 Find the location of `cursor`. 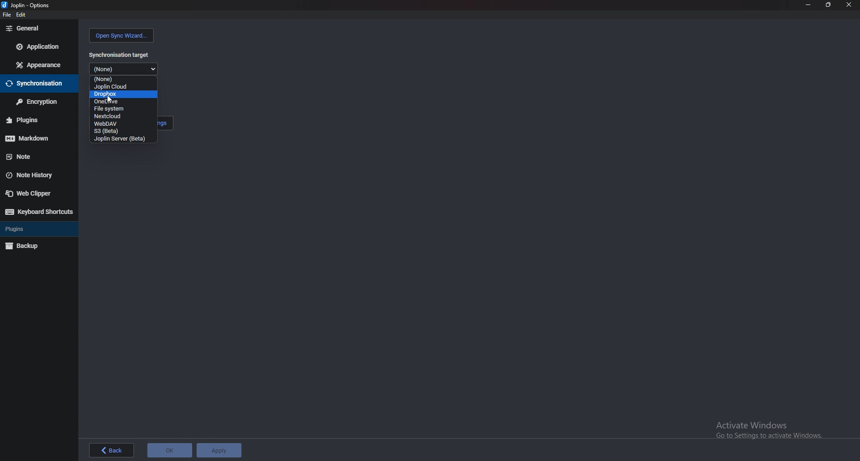

cursor is located at coordinates (109, 99).